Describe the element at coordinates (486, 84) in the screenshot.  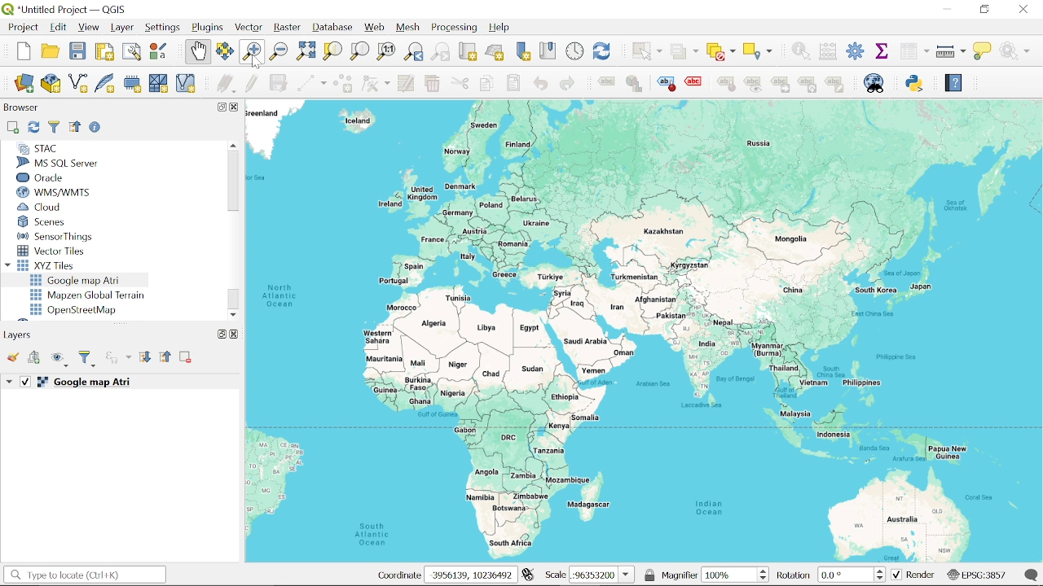
I see `Copy feature` at that location.